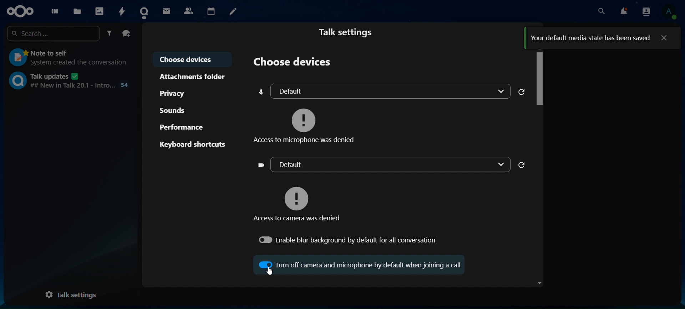  What do you see at coordinates (110, 33) in the screenshot?
I see `filter` at bounding box center [110, 33].